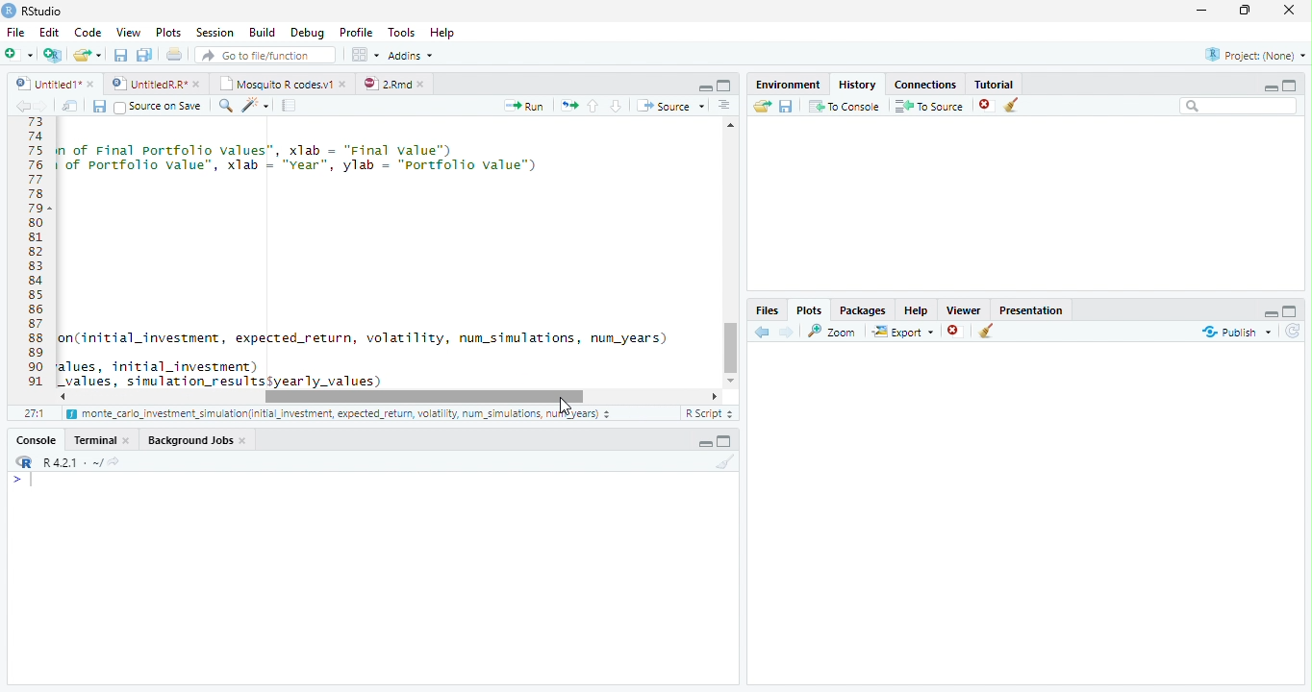 The image size is (1312, 692). Describe the element at coordinates (1292, 309) in the screenshot. I see `Full Height` at that location.